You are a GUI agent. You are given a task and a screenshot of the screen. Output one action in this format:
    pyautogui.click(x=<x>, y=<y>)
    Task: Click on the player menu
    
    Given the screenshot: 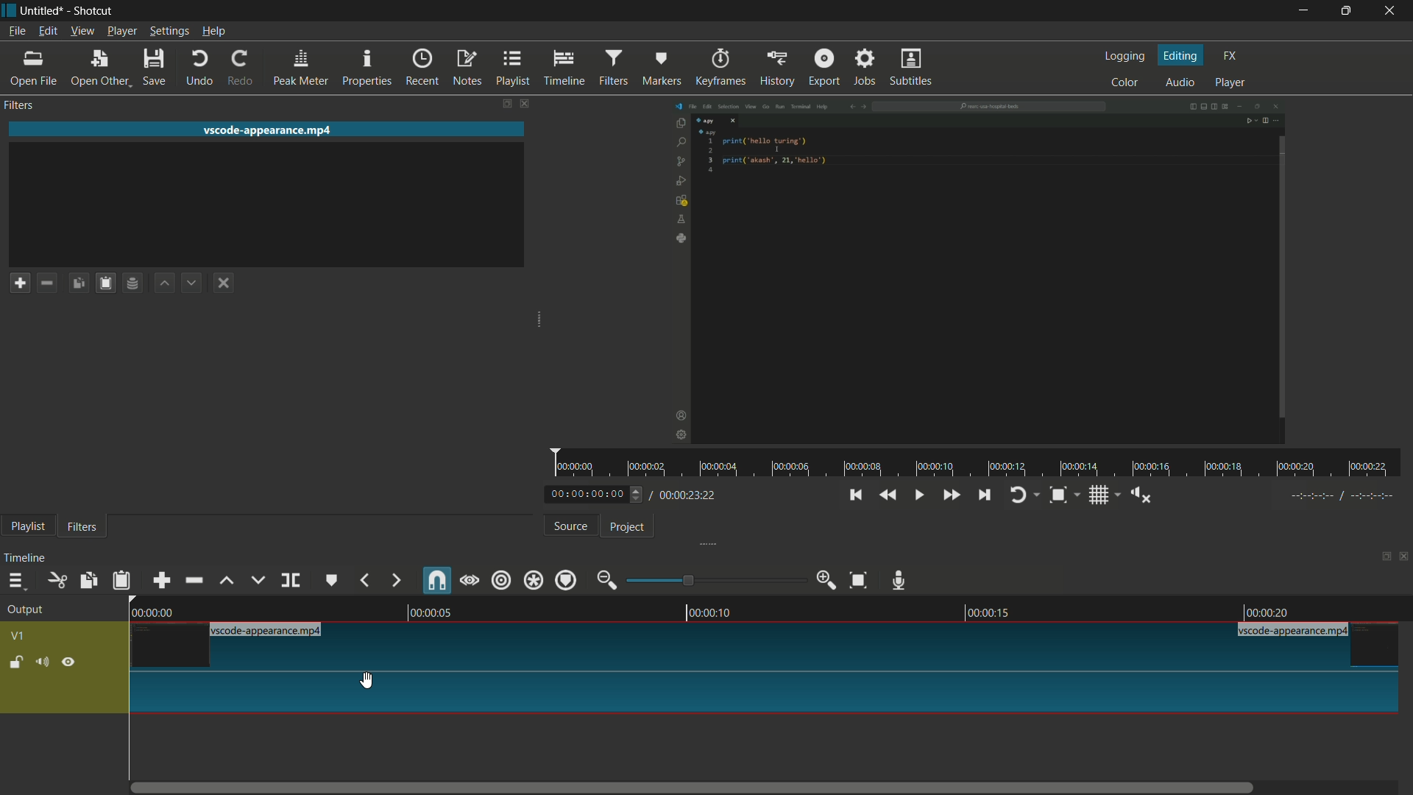 What is the action you would take?
    pyautogui.click(x=122, y=32)
    